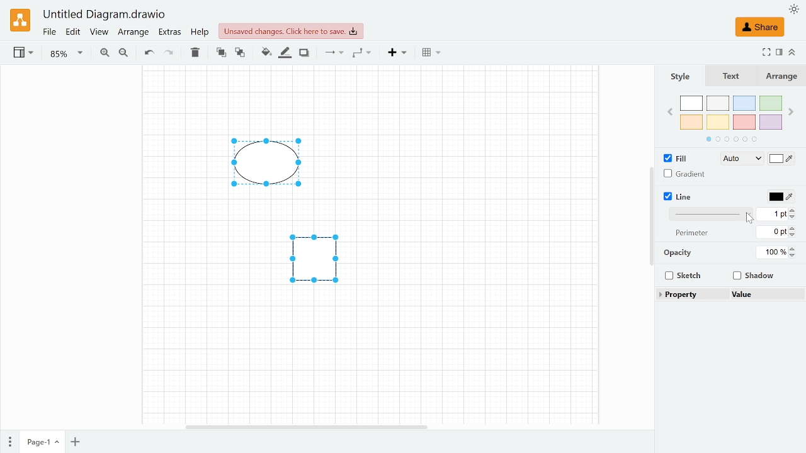 The image size is (806, 453). What do you see at coordinates (679, 158) in the screenshot?
I see `` at bounding box center [679, 158].